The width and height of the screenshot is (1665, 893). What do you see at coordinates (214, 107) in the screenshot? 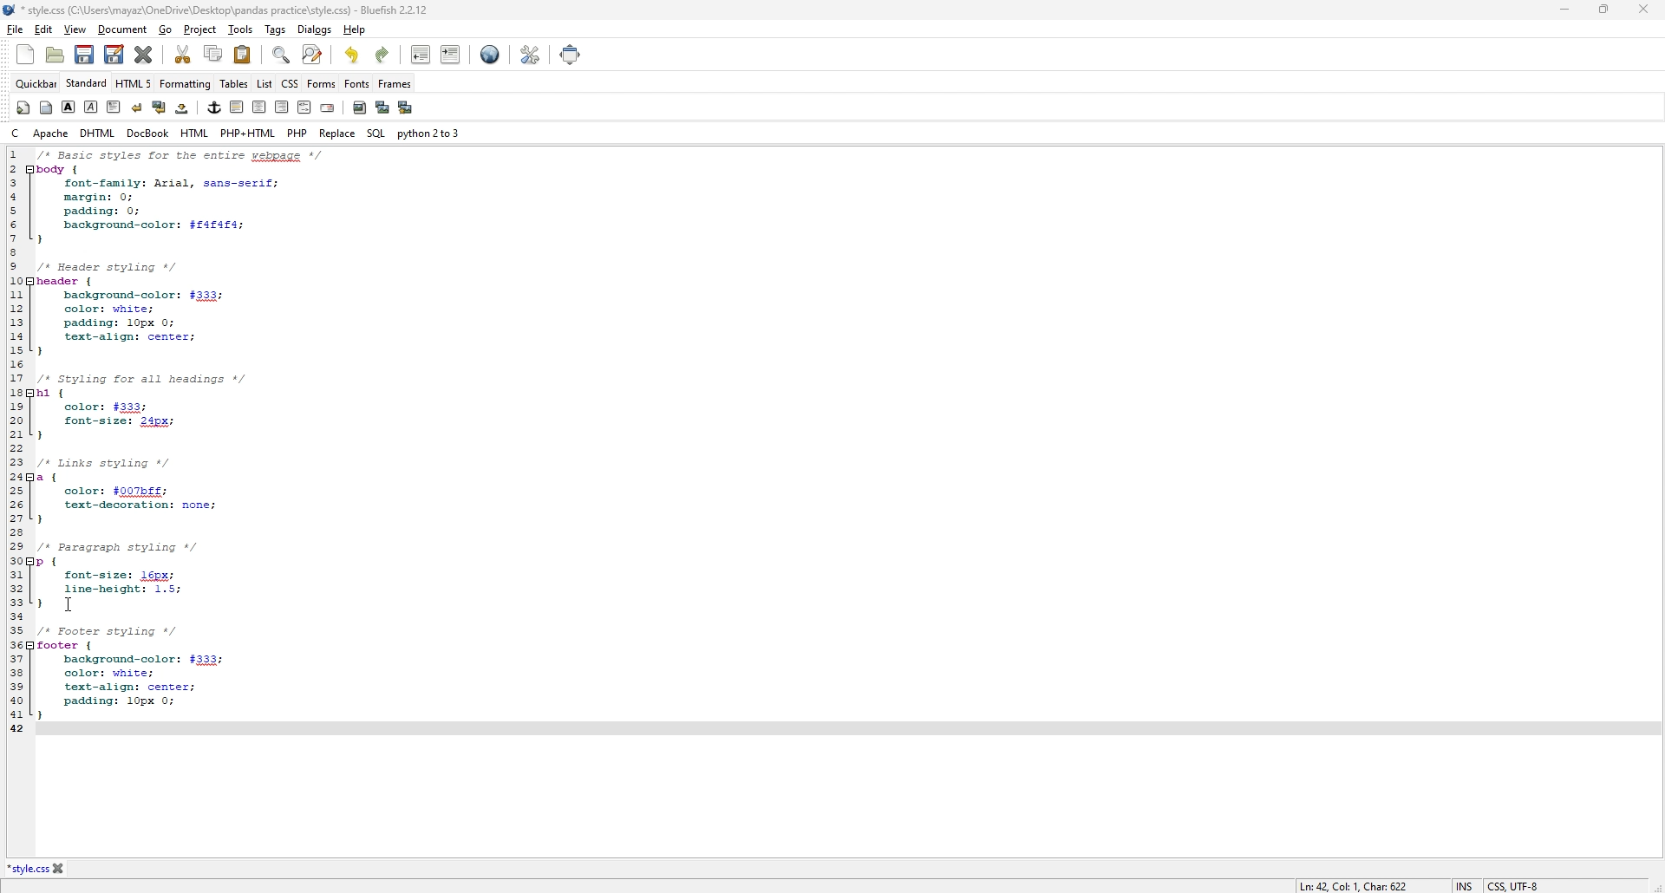
I see `anchor` at bounding box center [214, 107].